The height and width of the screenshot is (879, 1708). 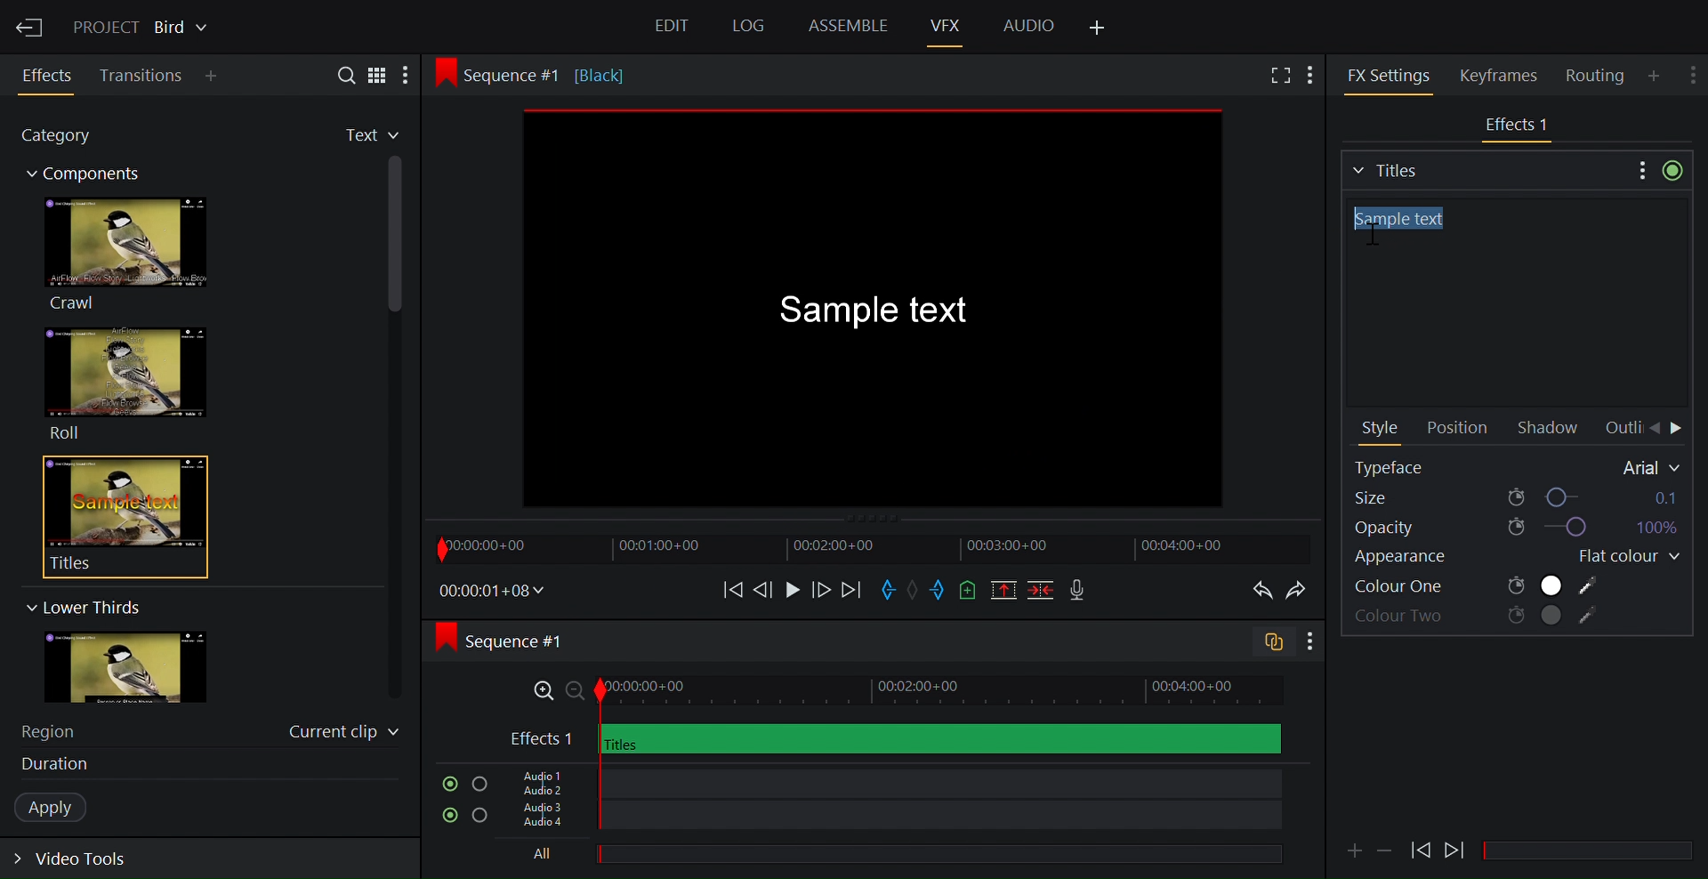 What do you see at coordinates (1422, 560) in the screenshot?
I see `Appearance` at bounding box center [1422, 560].